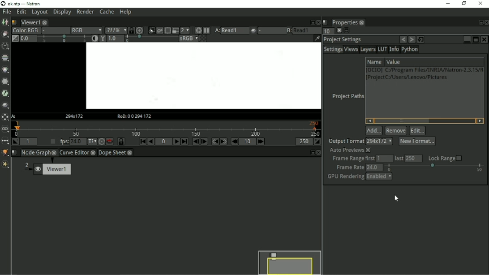  Describe the element at coordinates (395, 131) in the screenshot. I see `Remove` at that location.